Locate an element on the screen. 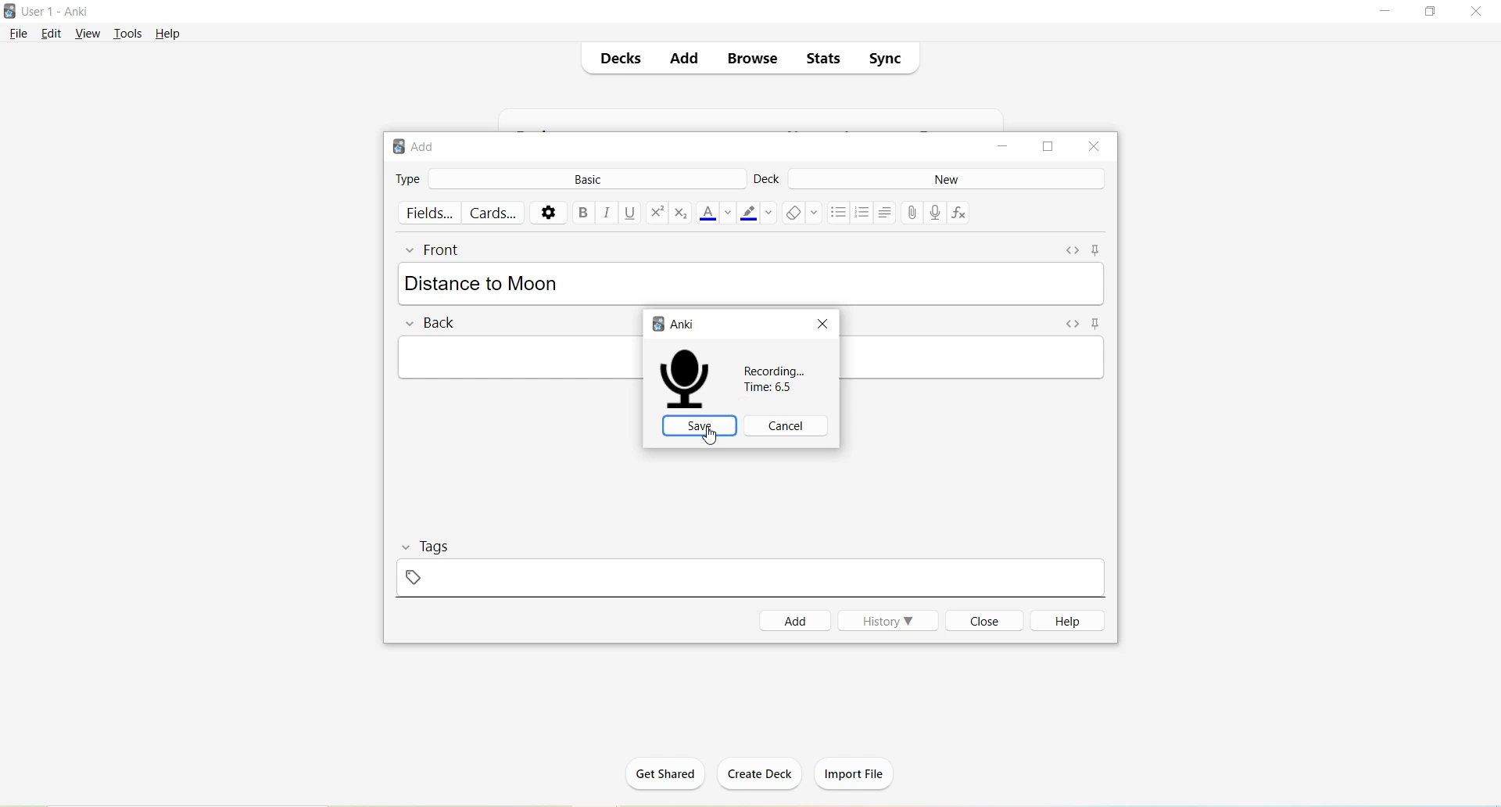 Image resolution: width=1501 pixels, height=807 pixels. Edit is located at coordinates (56, 34).